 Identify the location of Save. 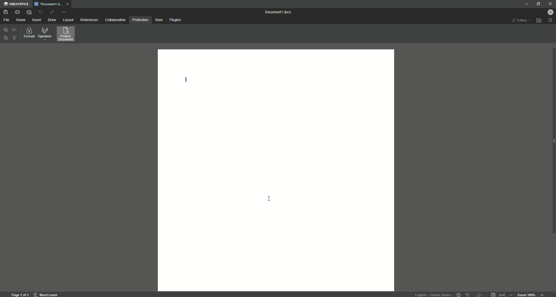
(6, 12).